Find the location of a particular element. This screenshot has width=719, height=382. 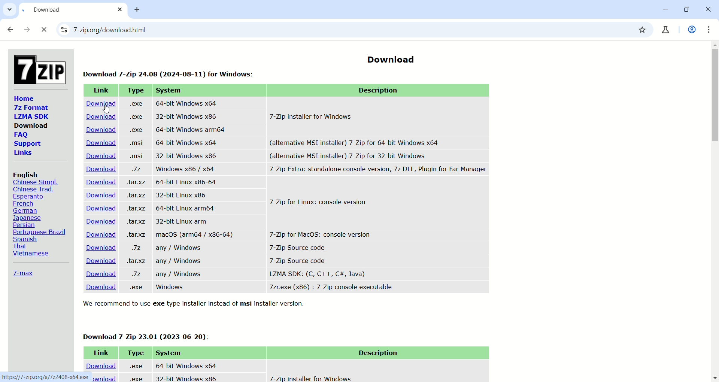

(alternative MSI installer) 7-Zip for 64-bit Windows x64 is located at coordinates (355, 141).